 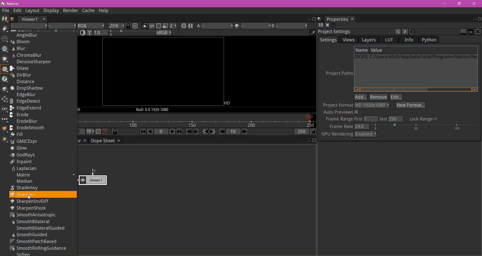 I want to click on When enabled, all the viewers will be synchronized to the sme portion of the image in the viewport, so click(x=129, y=26).